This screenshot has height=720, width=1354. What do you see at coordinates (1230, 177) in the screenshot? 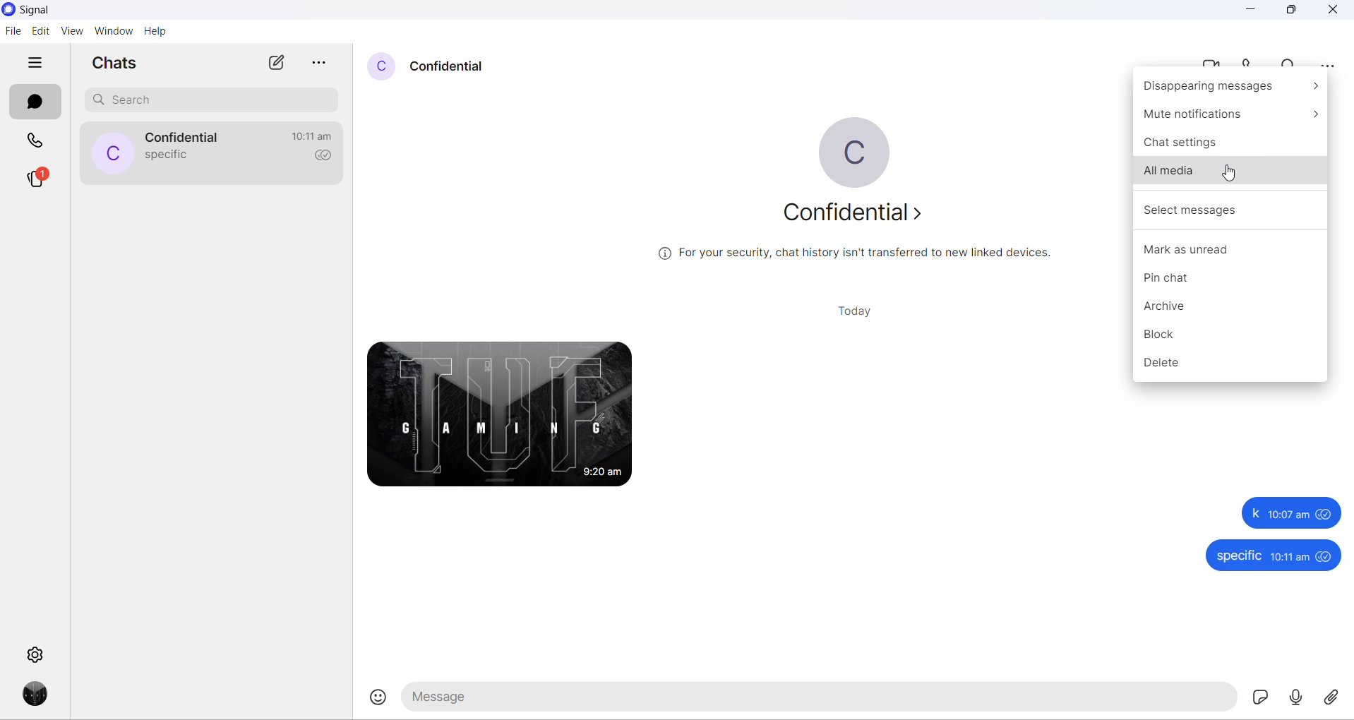
I see `all media` at bounding box center [1230, 177].